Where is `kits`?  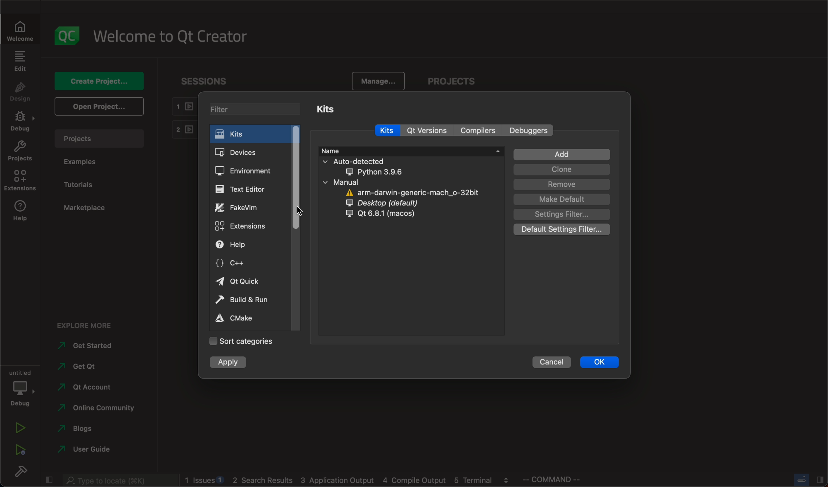
kits is located at coordinates (387, 129).